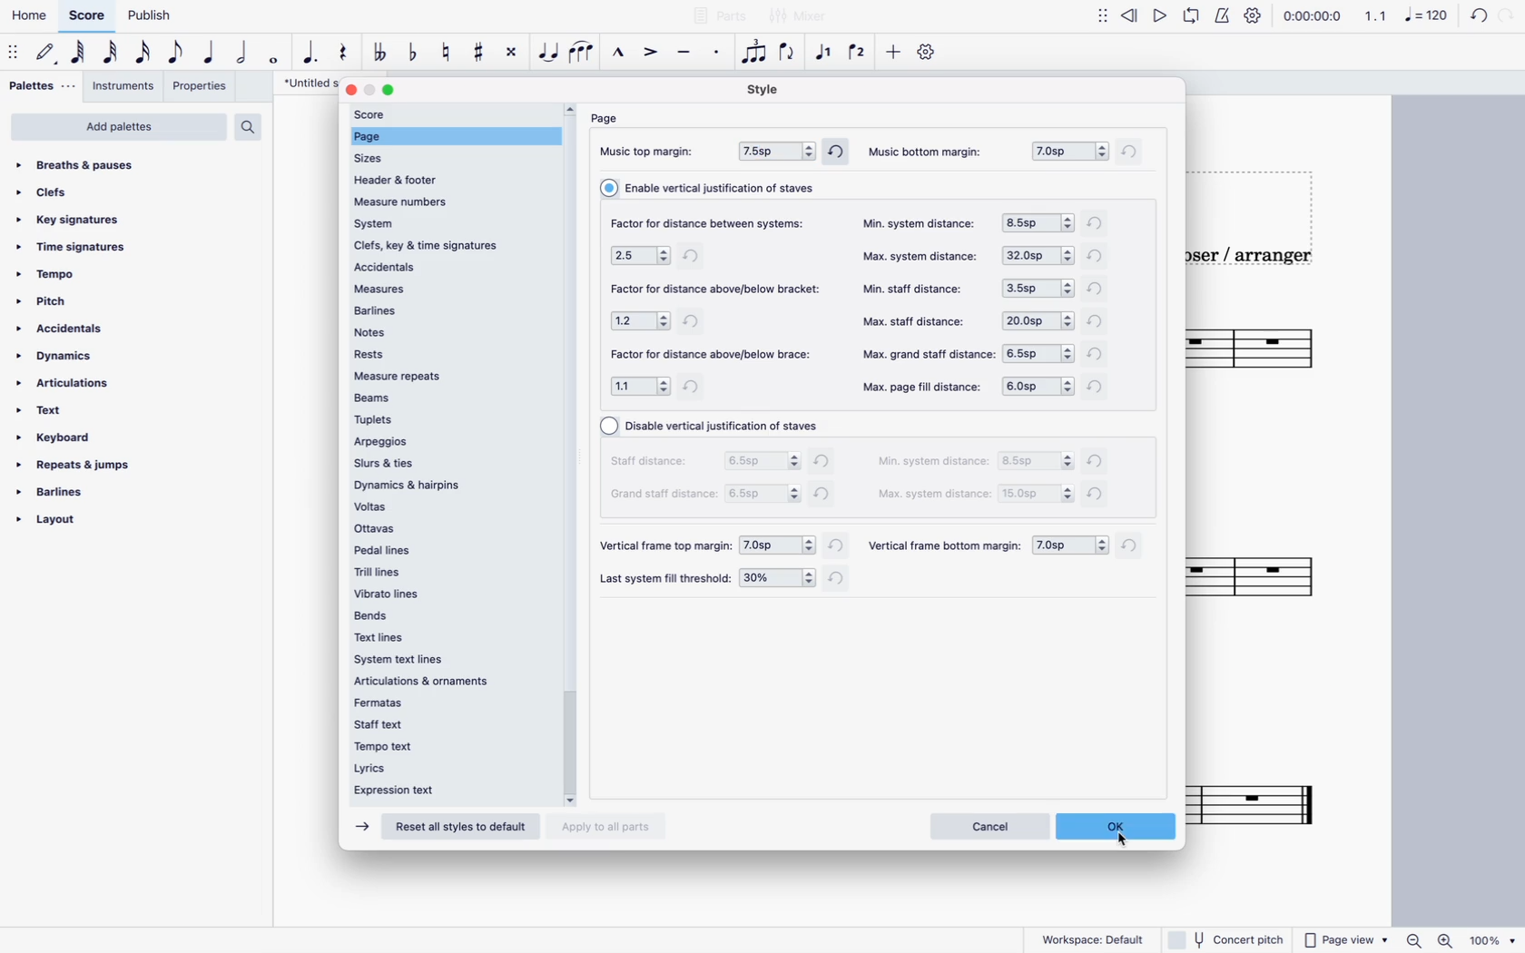 The image size is (1525, 953). Describe the element at coordinates (763, 461) in the screenshot. I see `options` at that location.